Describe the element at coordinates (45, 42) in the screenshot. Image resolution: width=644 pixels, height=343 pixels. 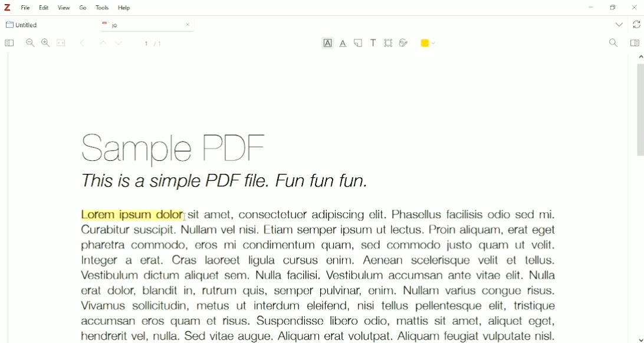
I see `Zoom In` at that location.